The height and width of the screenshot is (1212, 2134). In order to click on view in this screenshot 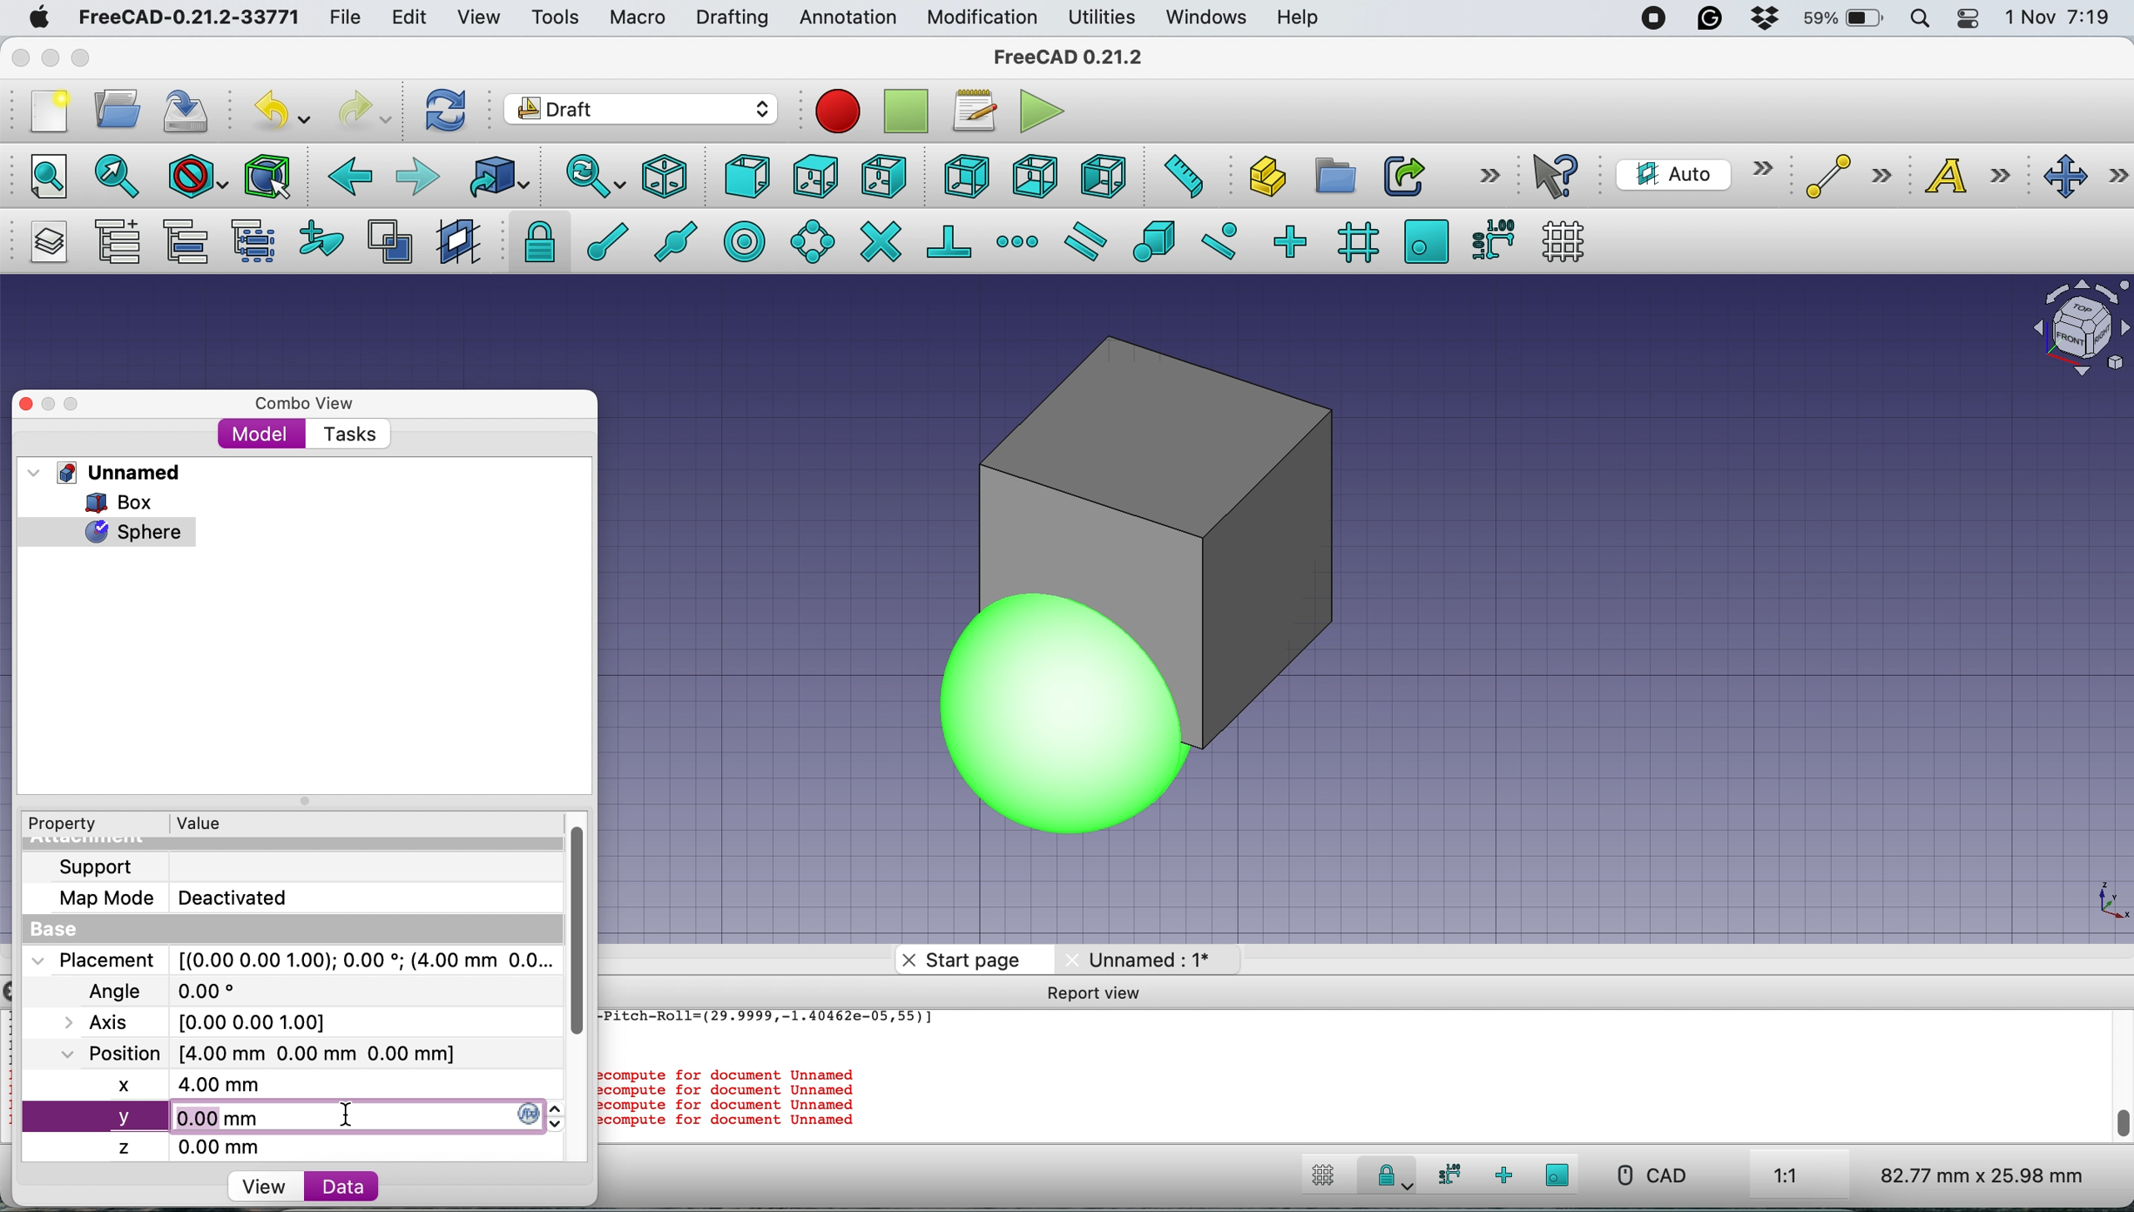, I will do `click(263, 1187)`.